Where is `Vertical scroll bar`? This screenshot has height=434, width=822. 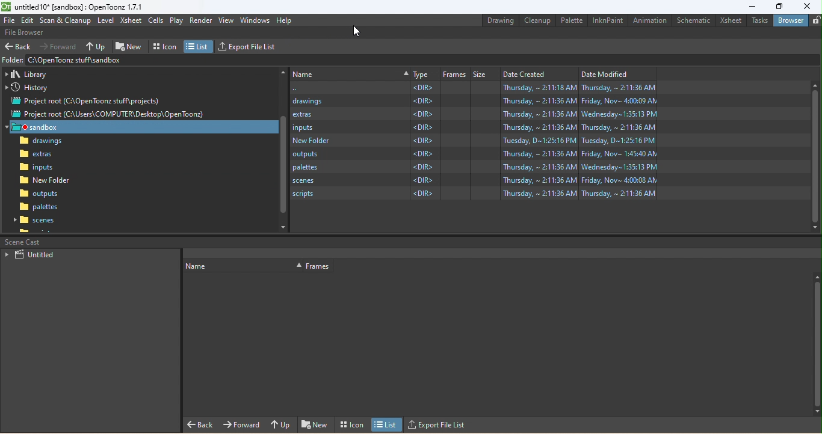
Vertical scroll bar is located at coordinates (283, 150).